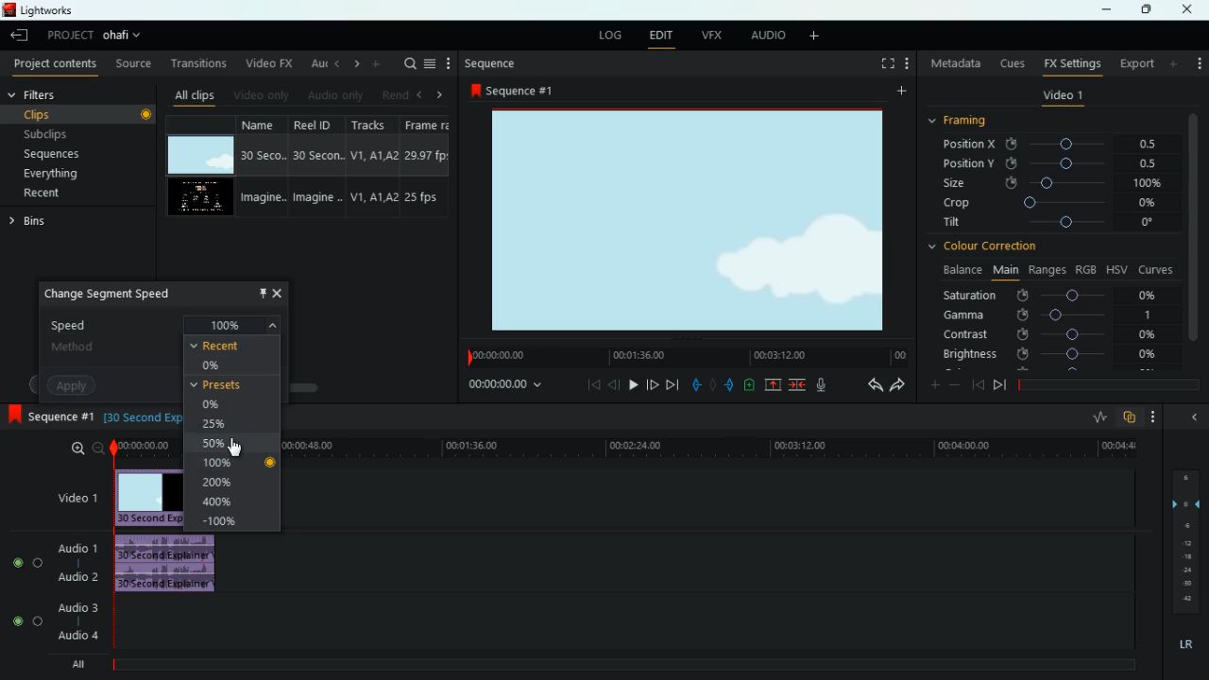 The width and height of the screenshot is (1209, 680). Describe the element at coordinates (140, 447) in the screenshot. I see `` at that location.